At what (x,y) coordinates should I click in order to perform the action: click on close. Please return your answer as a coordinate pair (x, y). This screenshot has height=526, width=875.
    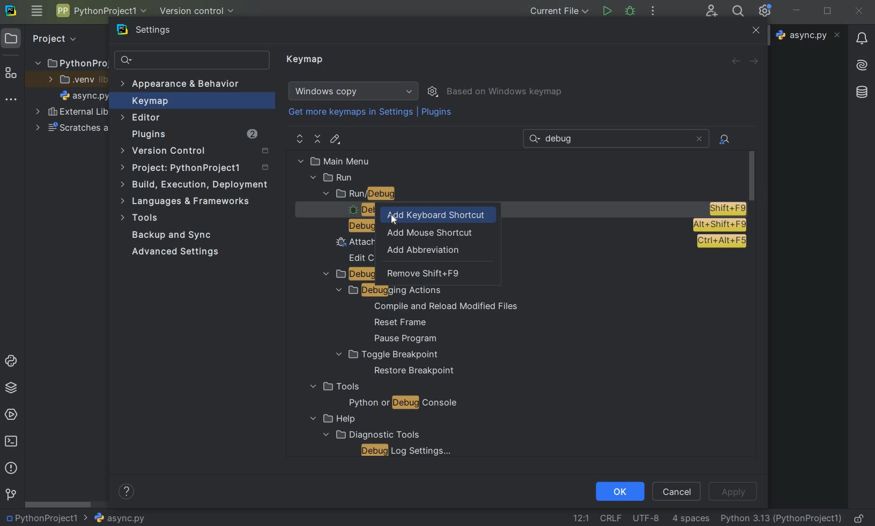
    Looking at the image, I should click on (859, 11).